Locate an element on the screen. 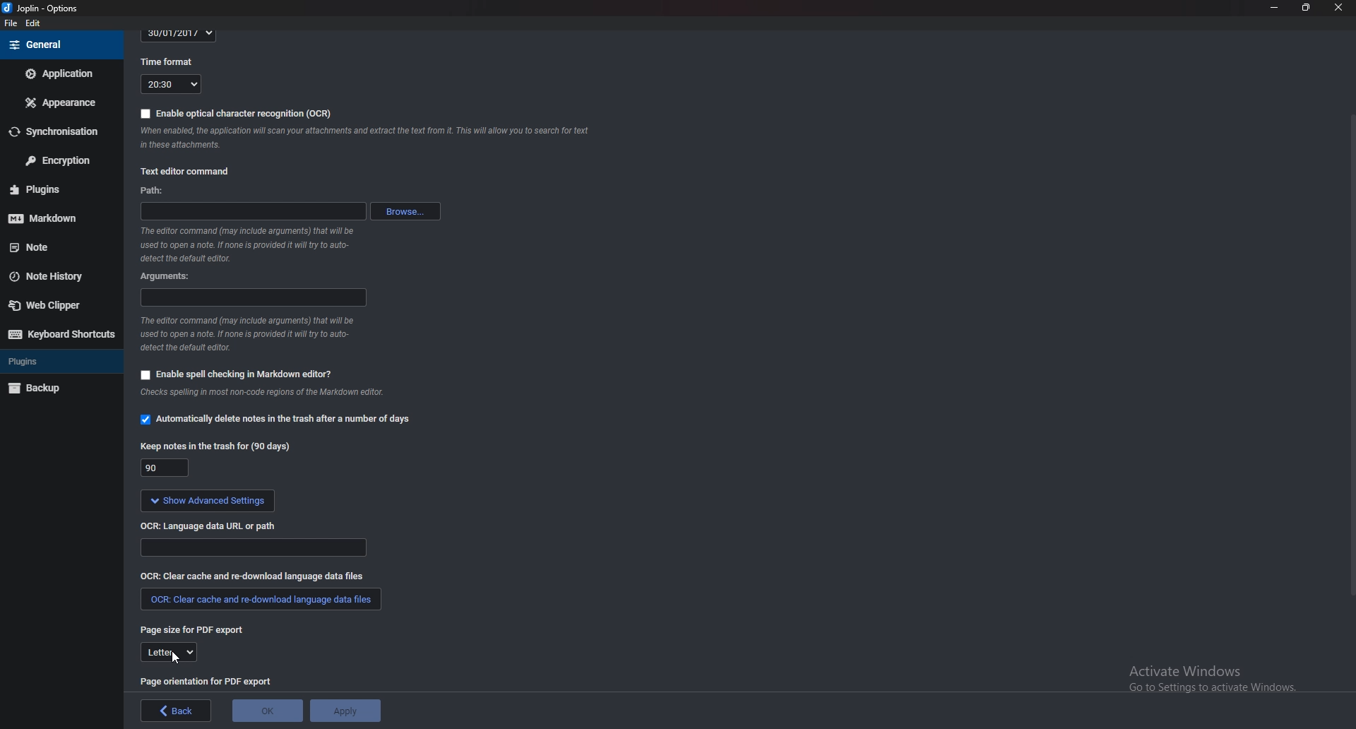 This screenshot has height=729, width=1356. path is located at coordinates (166, 192).